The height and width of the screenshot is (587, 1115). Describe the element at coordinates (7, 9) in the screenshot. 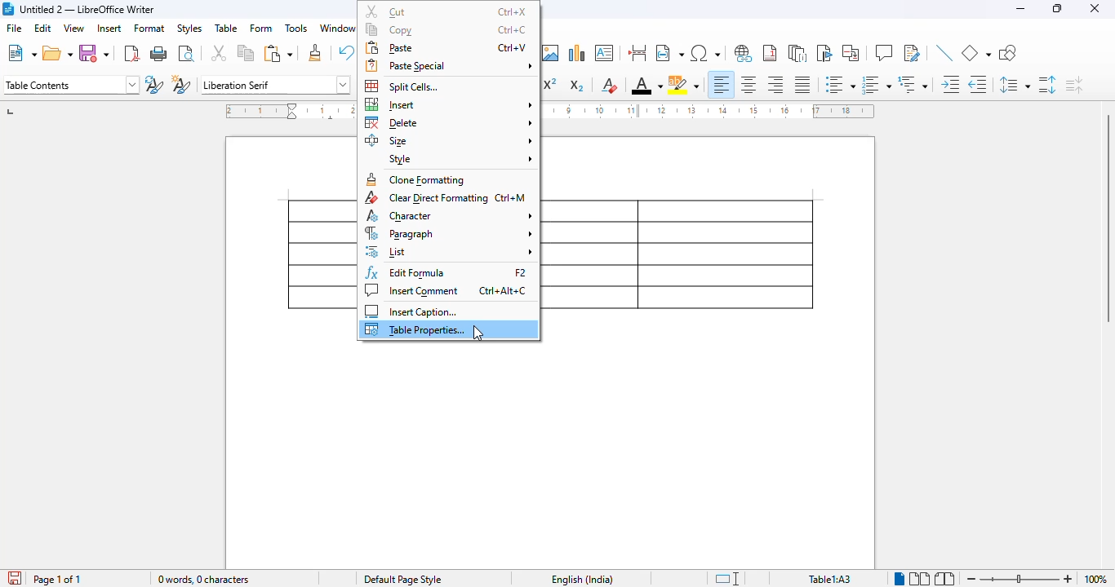

I see `logo` at that location.